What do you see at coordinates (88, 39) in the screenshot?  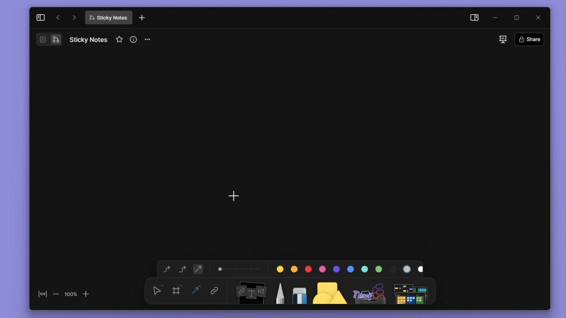 I see `file name` at bounding box center [88, 39].